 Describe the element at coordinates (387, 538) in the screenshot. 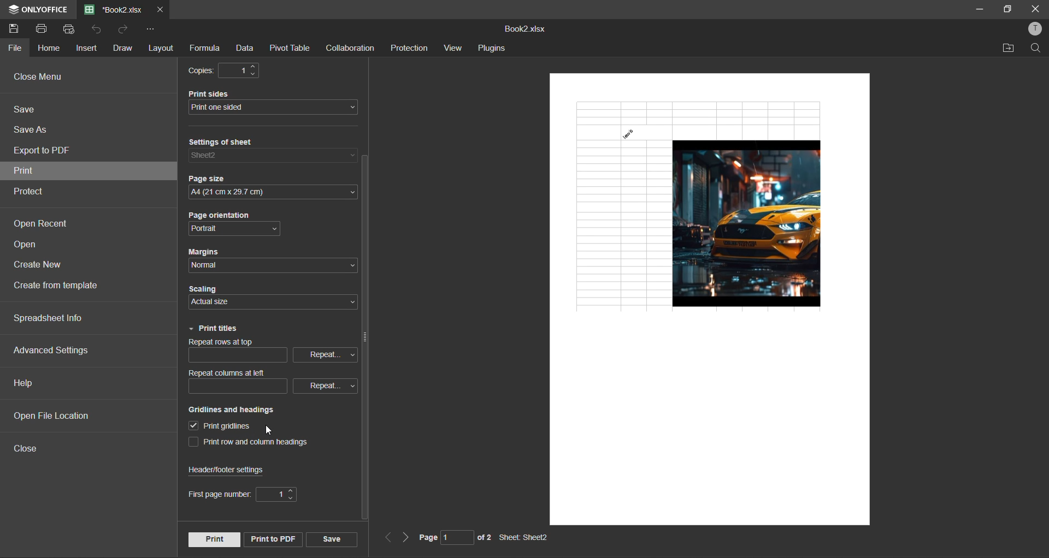

I see `previous` at that location.